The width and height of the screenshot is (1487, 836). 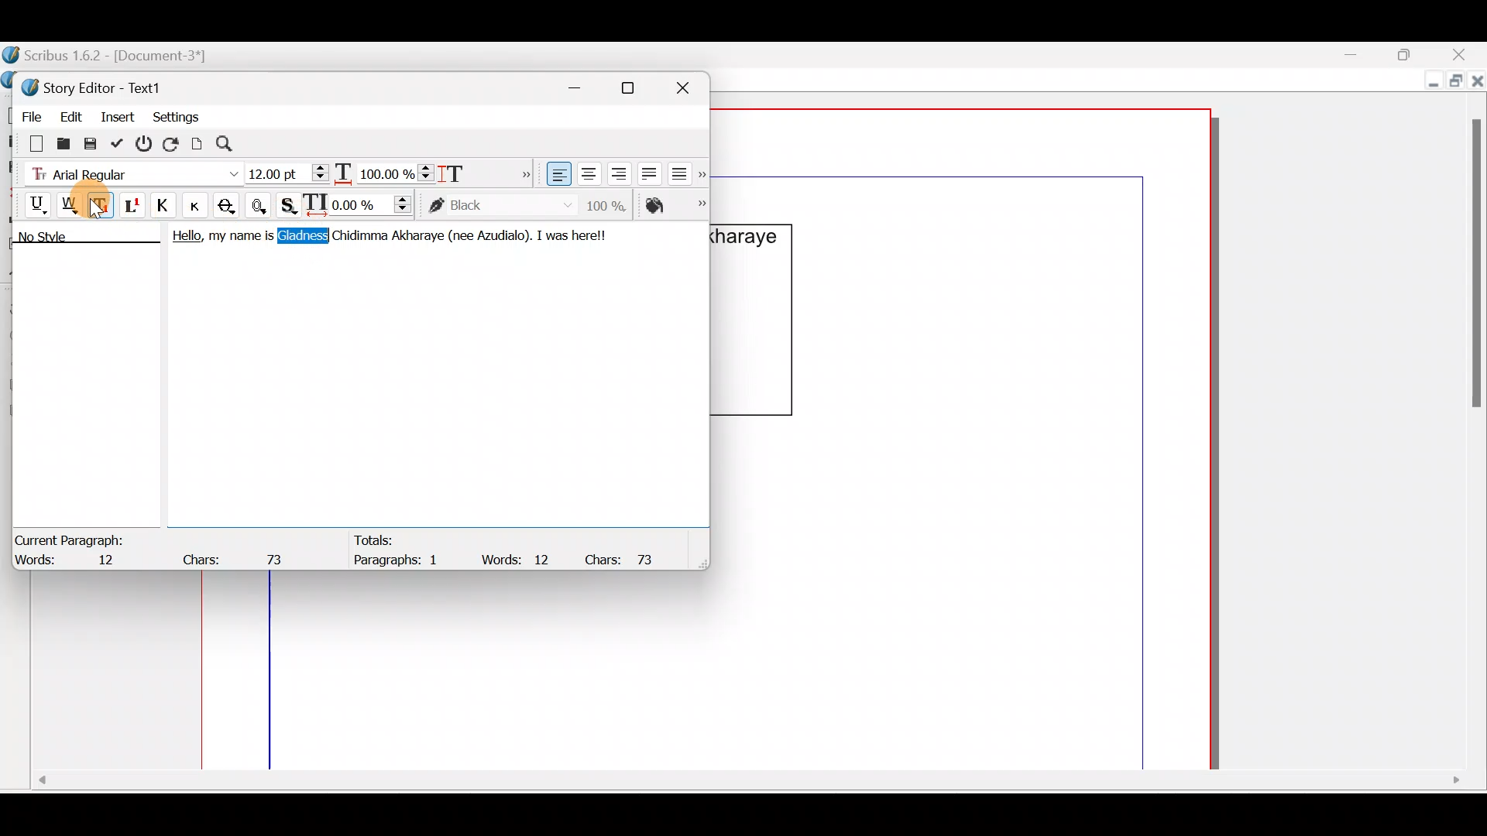 I want to click on Superscript, so click(x=134, y=207).